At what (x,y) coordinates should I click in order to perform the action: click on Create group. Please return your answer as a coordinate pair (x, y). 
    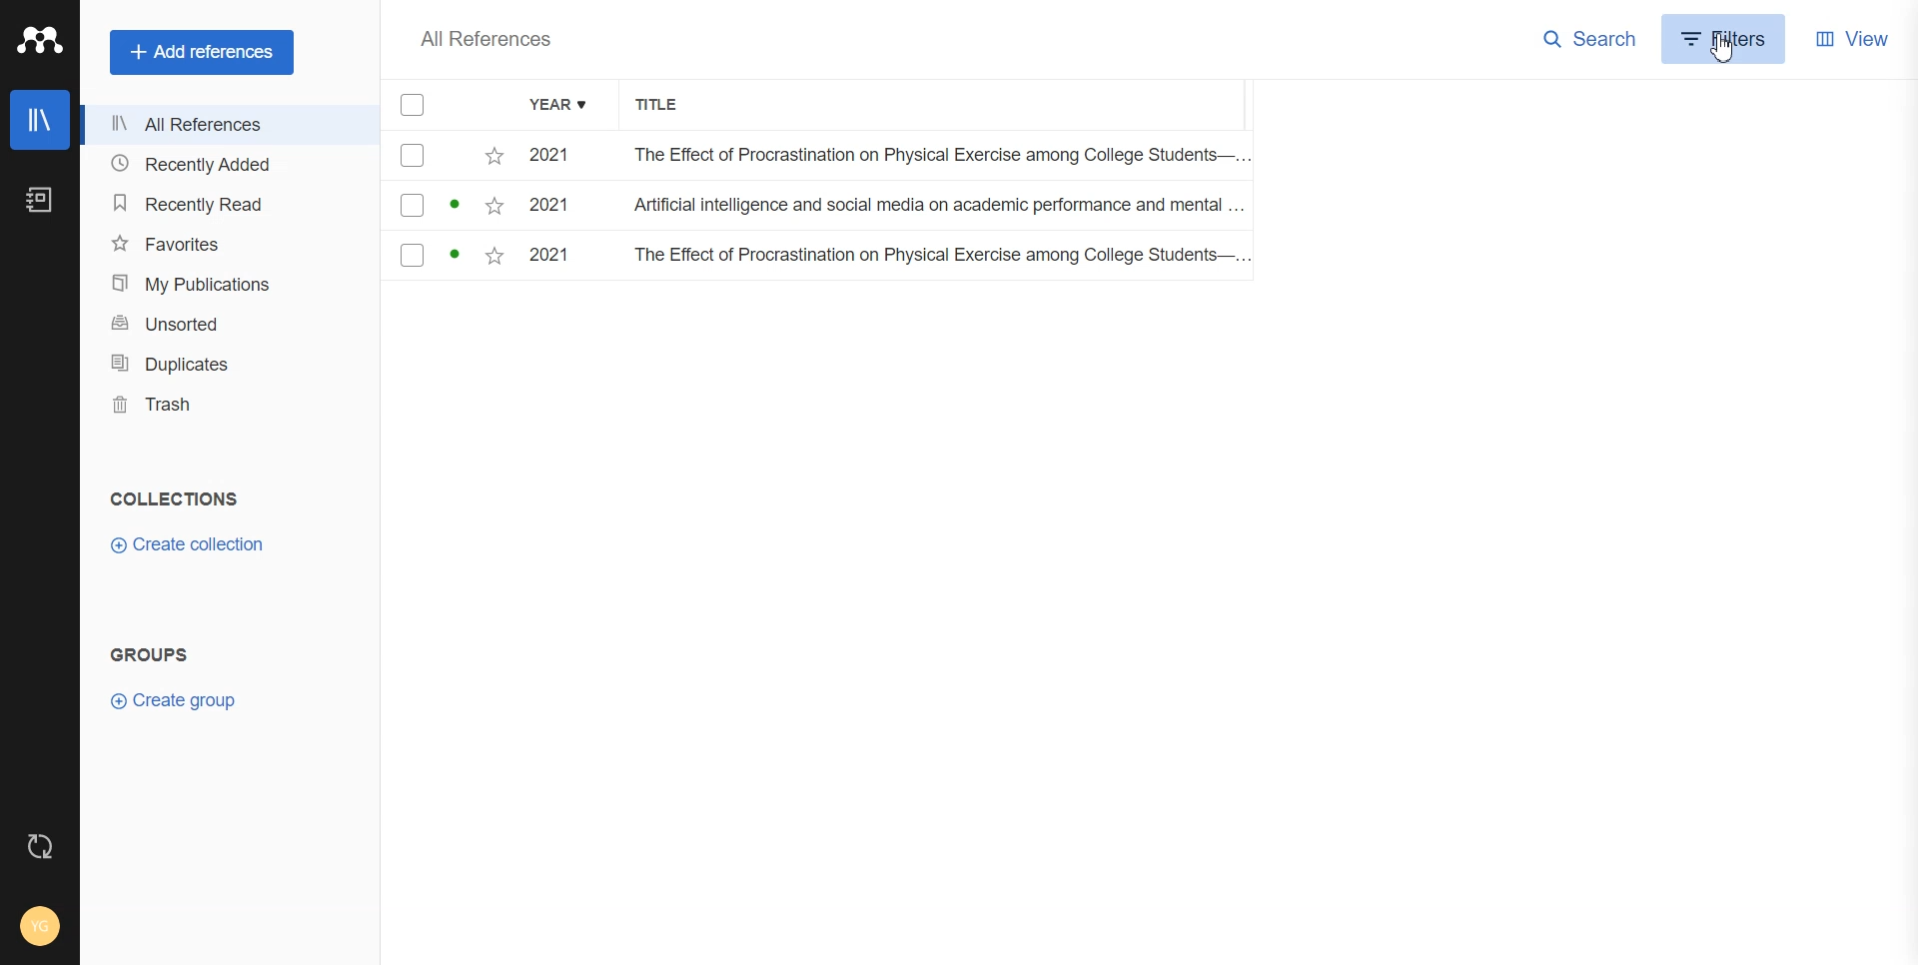
    Looking at the image, I should click on (173, 700).